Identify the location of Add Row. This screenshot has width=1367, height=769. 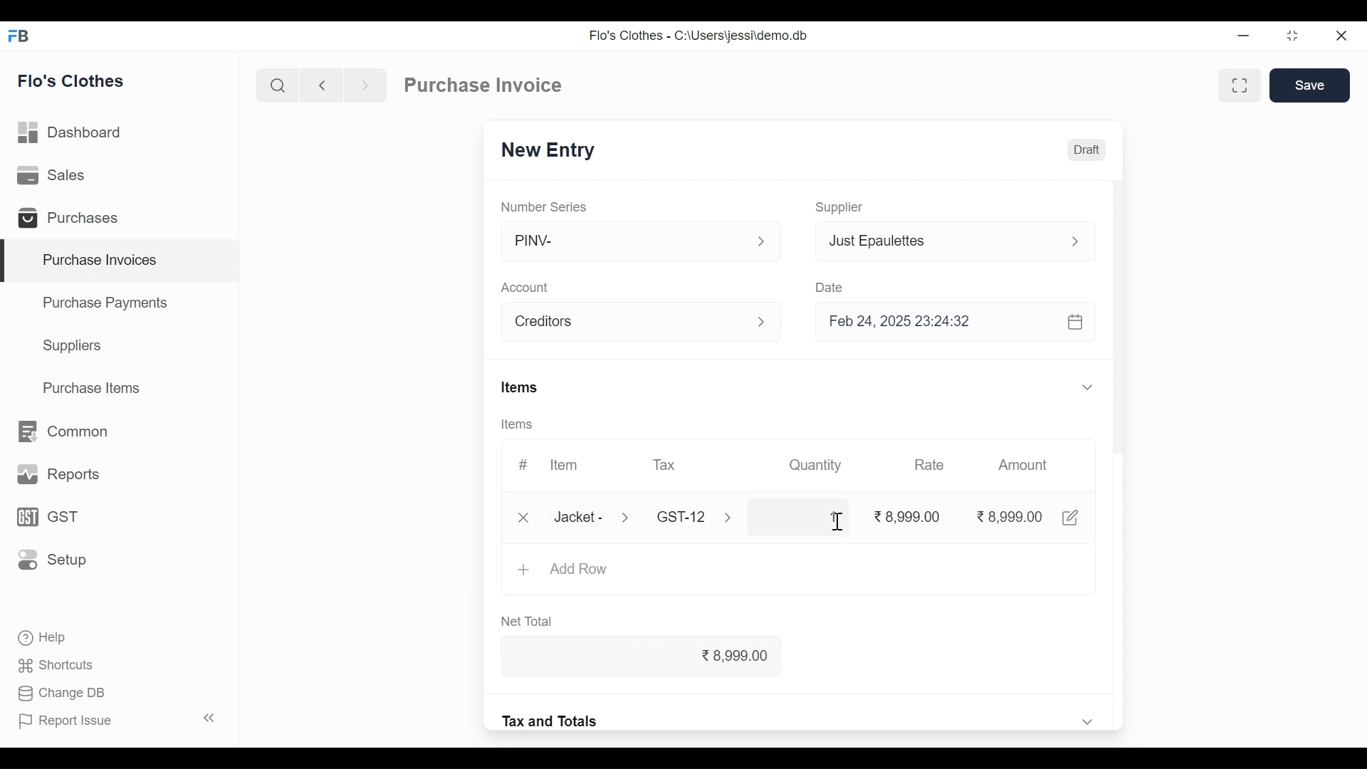
(582, 570).